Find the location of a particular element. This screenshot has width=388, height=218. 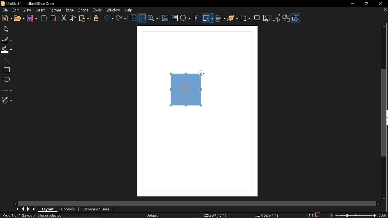

1:1 (Scaling factor) is located at coordinates (311, 216).